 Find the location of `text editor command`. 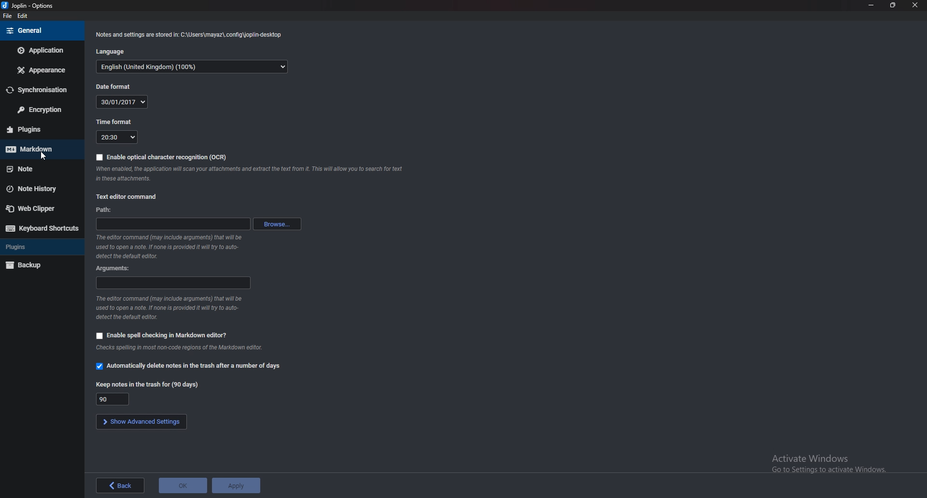

text editor command is located at coordinates (128, 195).